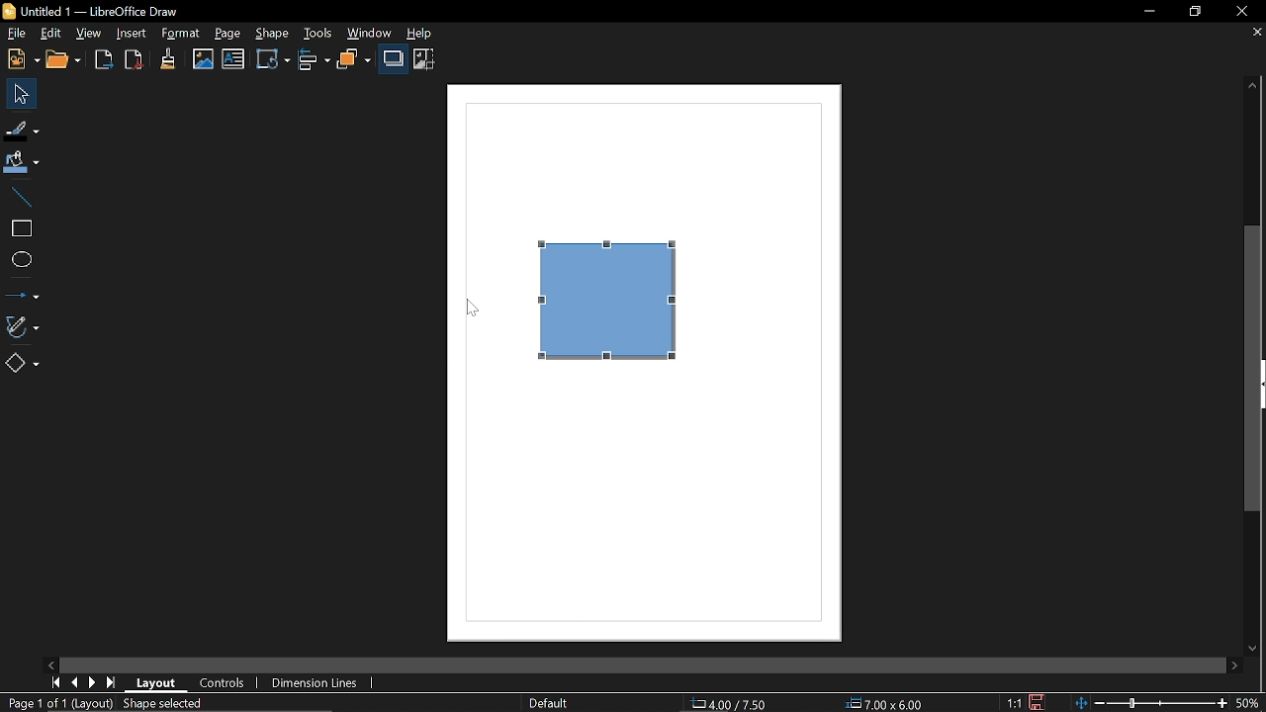 The width and height of the screenshot is (1266, 712). Describe the element at coordinates (394, 59) in the screenshot. I see `Shadow` at that location.